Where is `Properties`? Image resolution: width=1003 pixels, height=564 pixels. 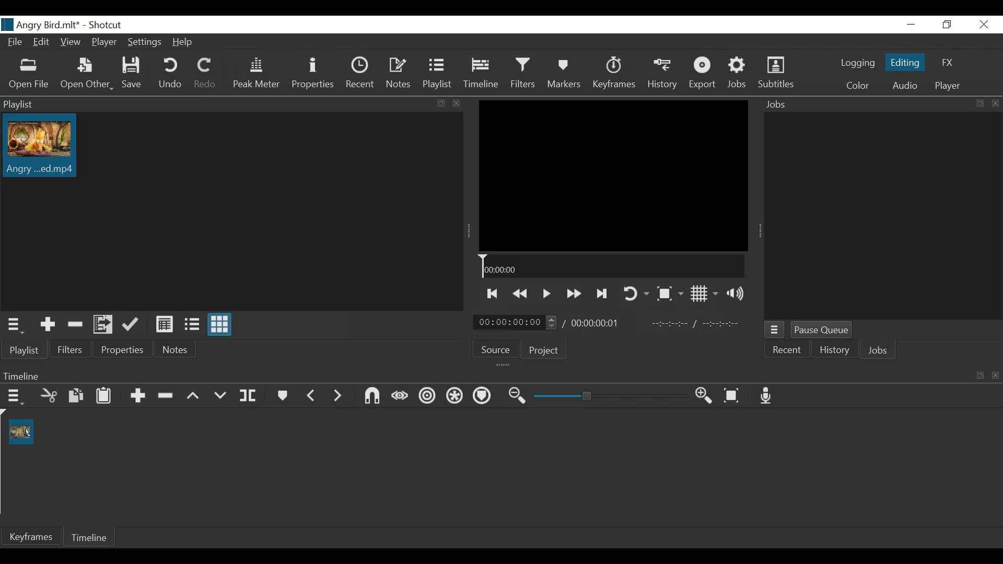
Properties is located at coordinates (314, 73).